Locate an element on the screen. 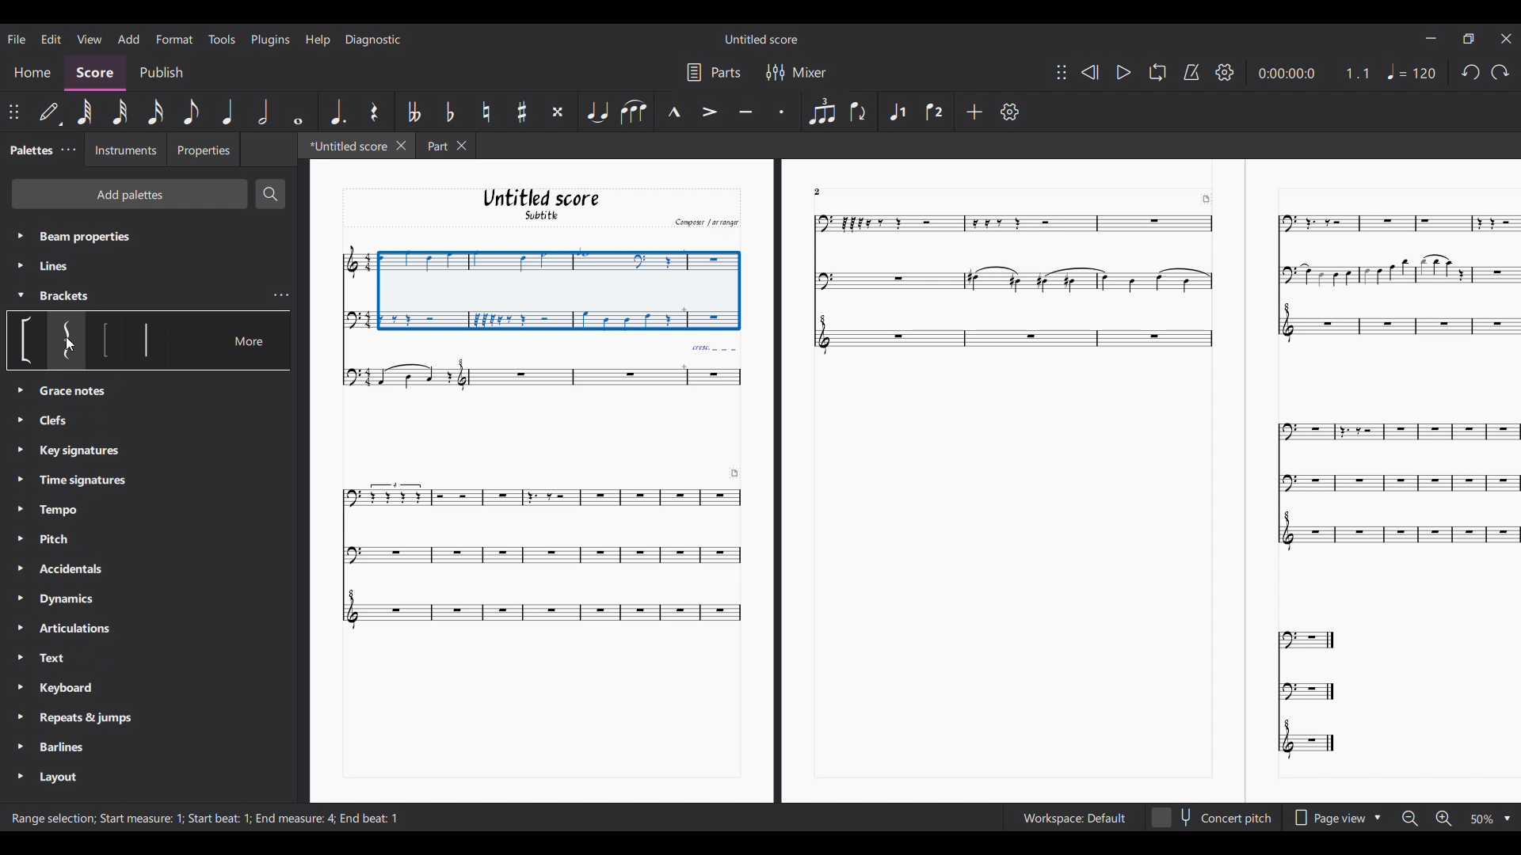 The image size is (1521, 855). Pitch is located at coordinates (64, 541).